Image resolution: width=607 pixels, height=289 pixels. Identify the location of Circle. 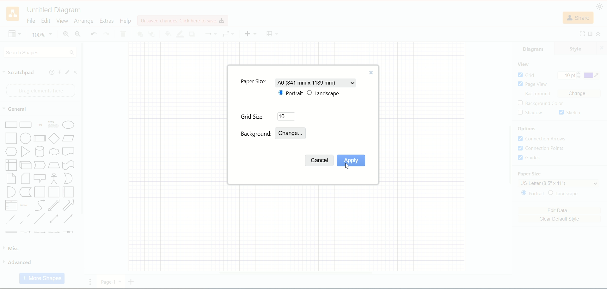
(26, 139).